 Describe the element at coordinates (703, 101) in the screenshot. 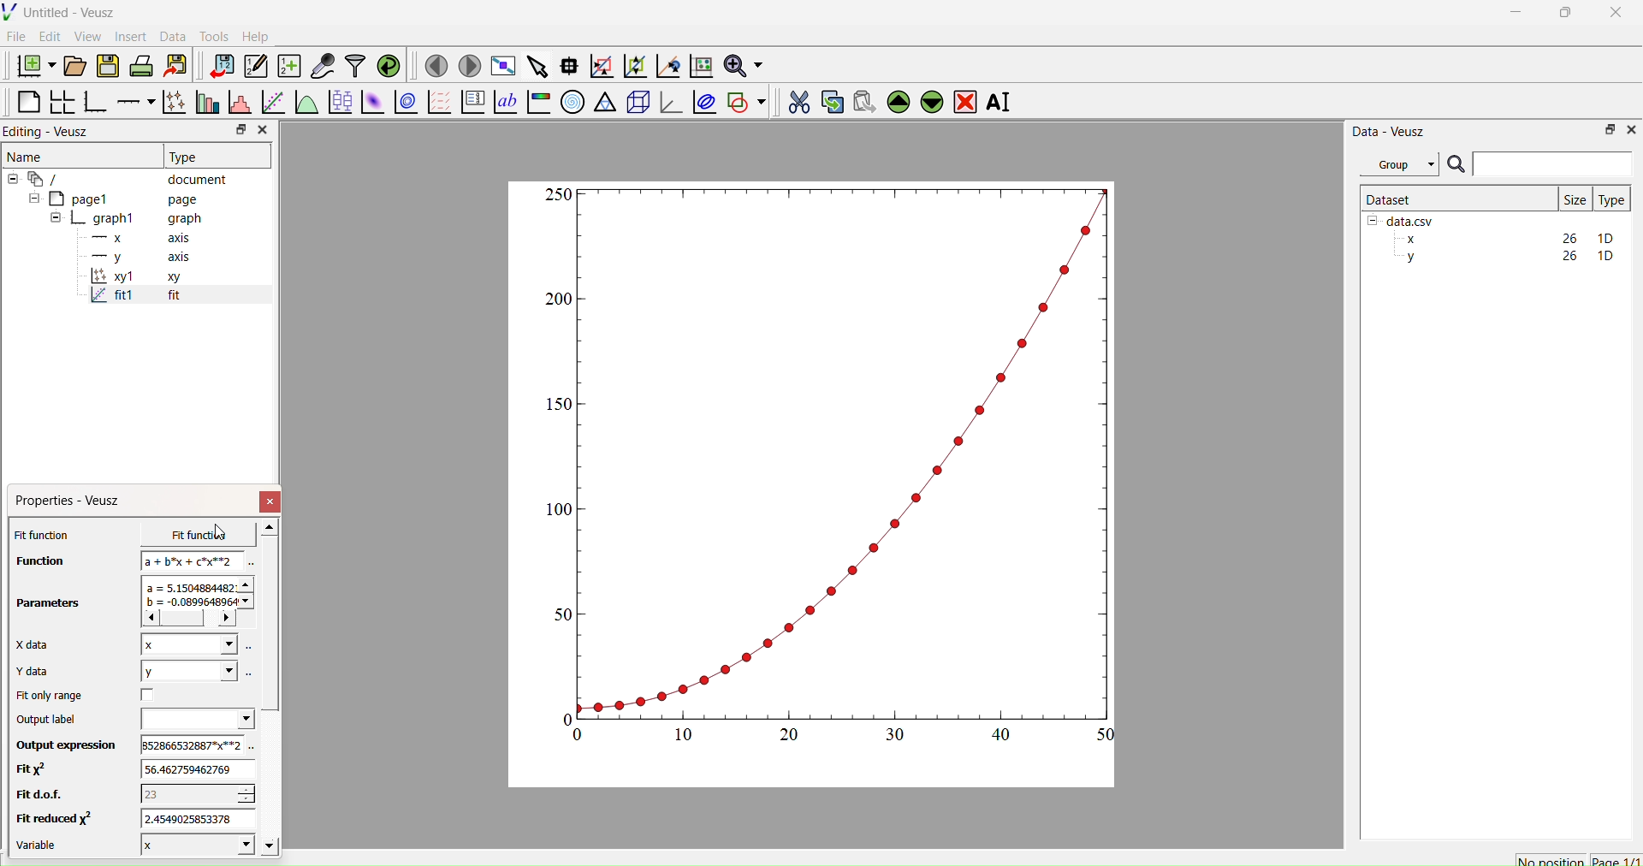

I see `Plot covariance ellipses` at that location.